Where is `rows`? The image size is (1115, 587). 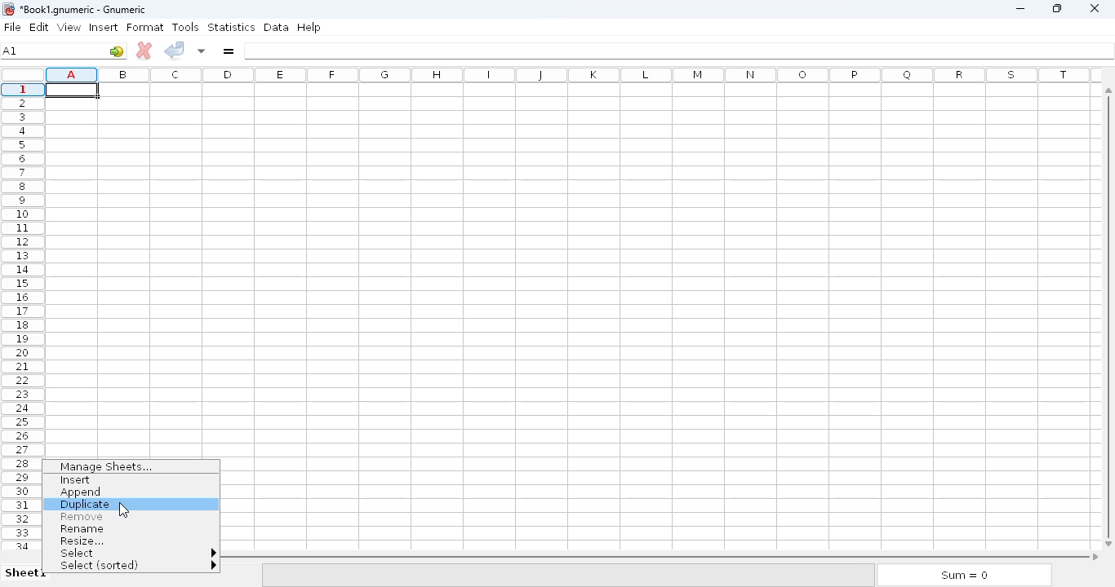 rows is located at coordinates (23, 316).